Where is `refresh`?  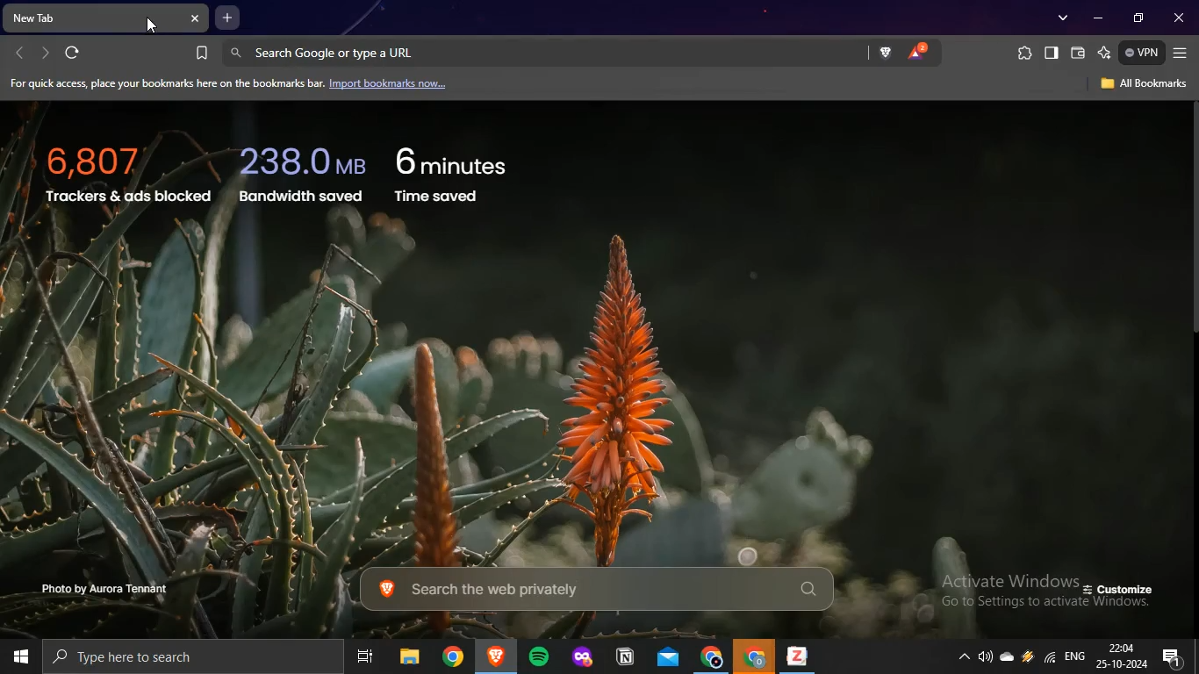
refresh is located at coordinates (74, 52).